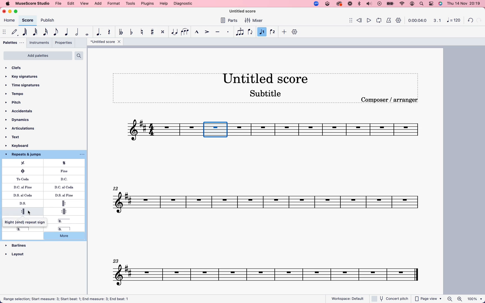 This screenshot has width=485, height=303. What do you see at coordinates (369, 4) in the screenshot?
I see `volume` at bounding box center [369, 4].